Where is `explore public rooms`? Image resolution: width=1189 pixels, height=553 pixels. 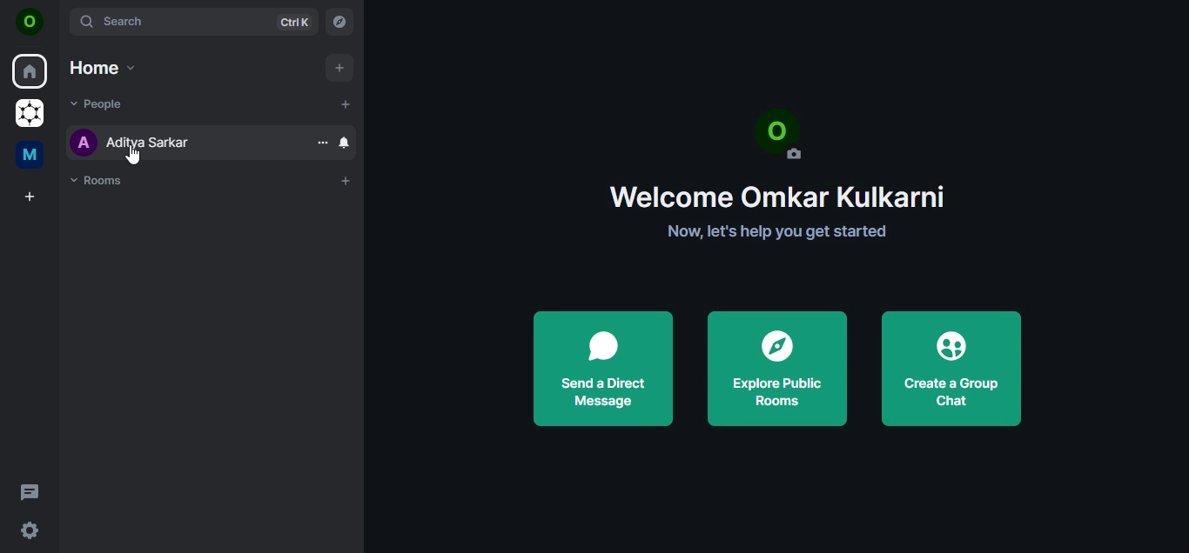 explore public rooms is located at coordinates (776, 365).